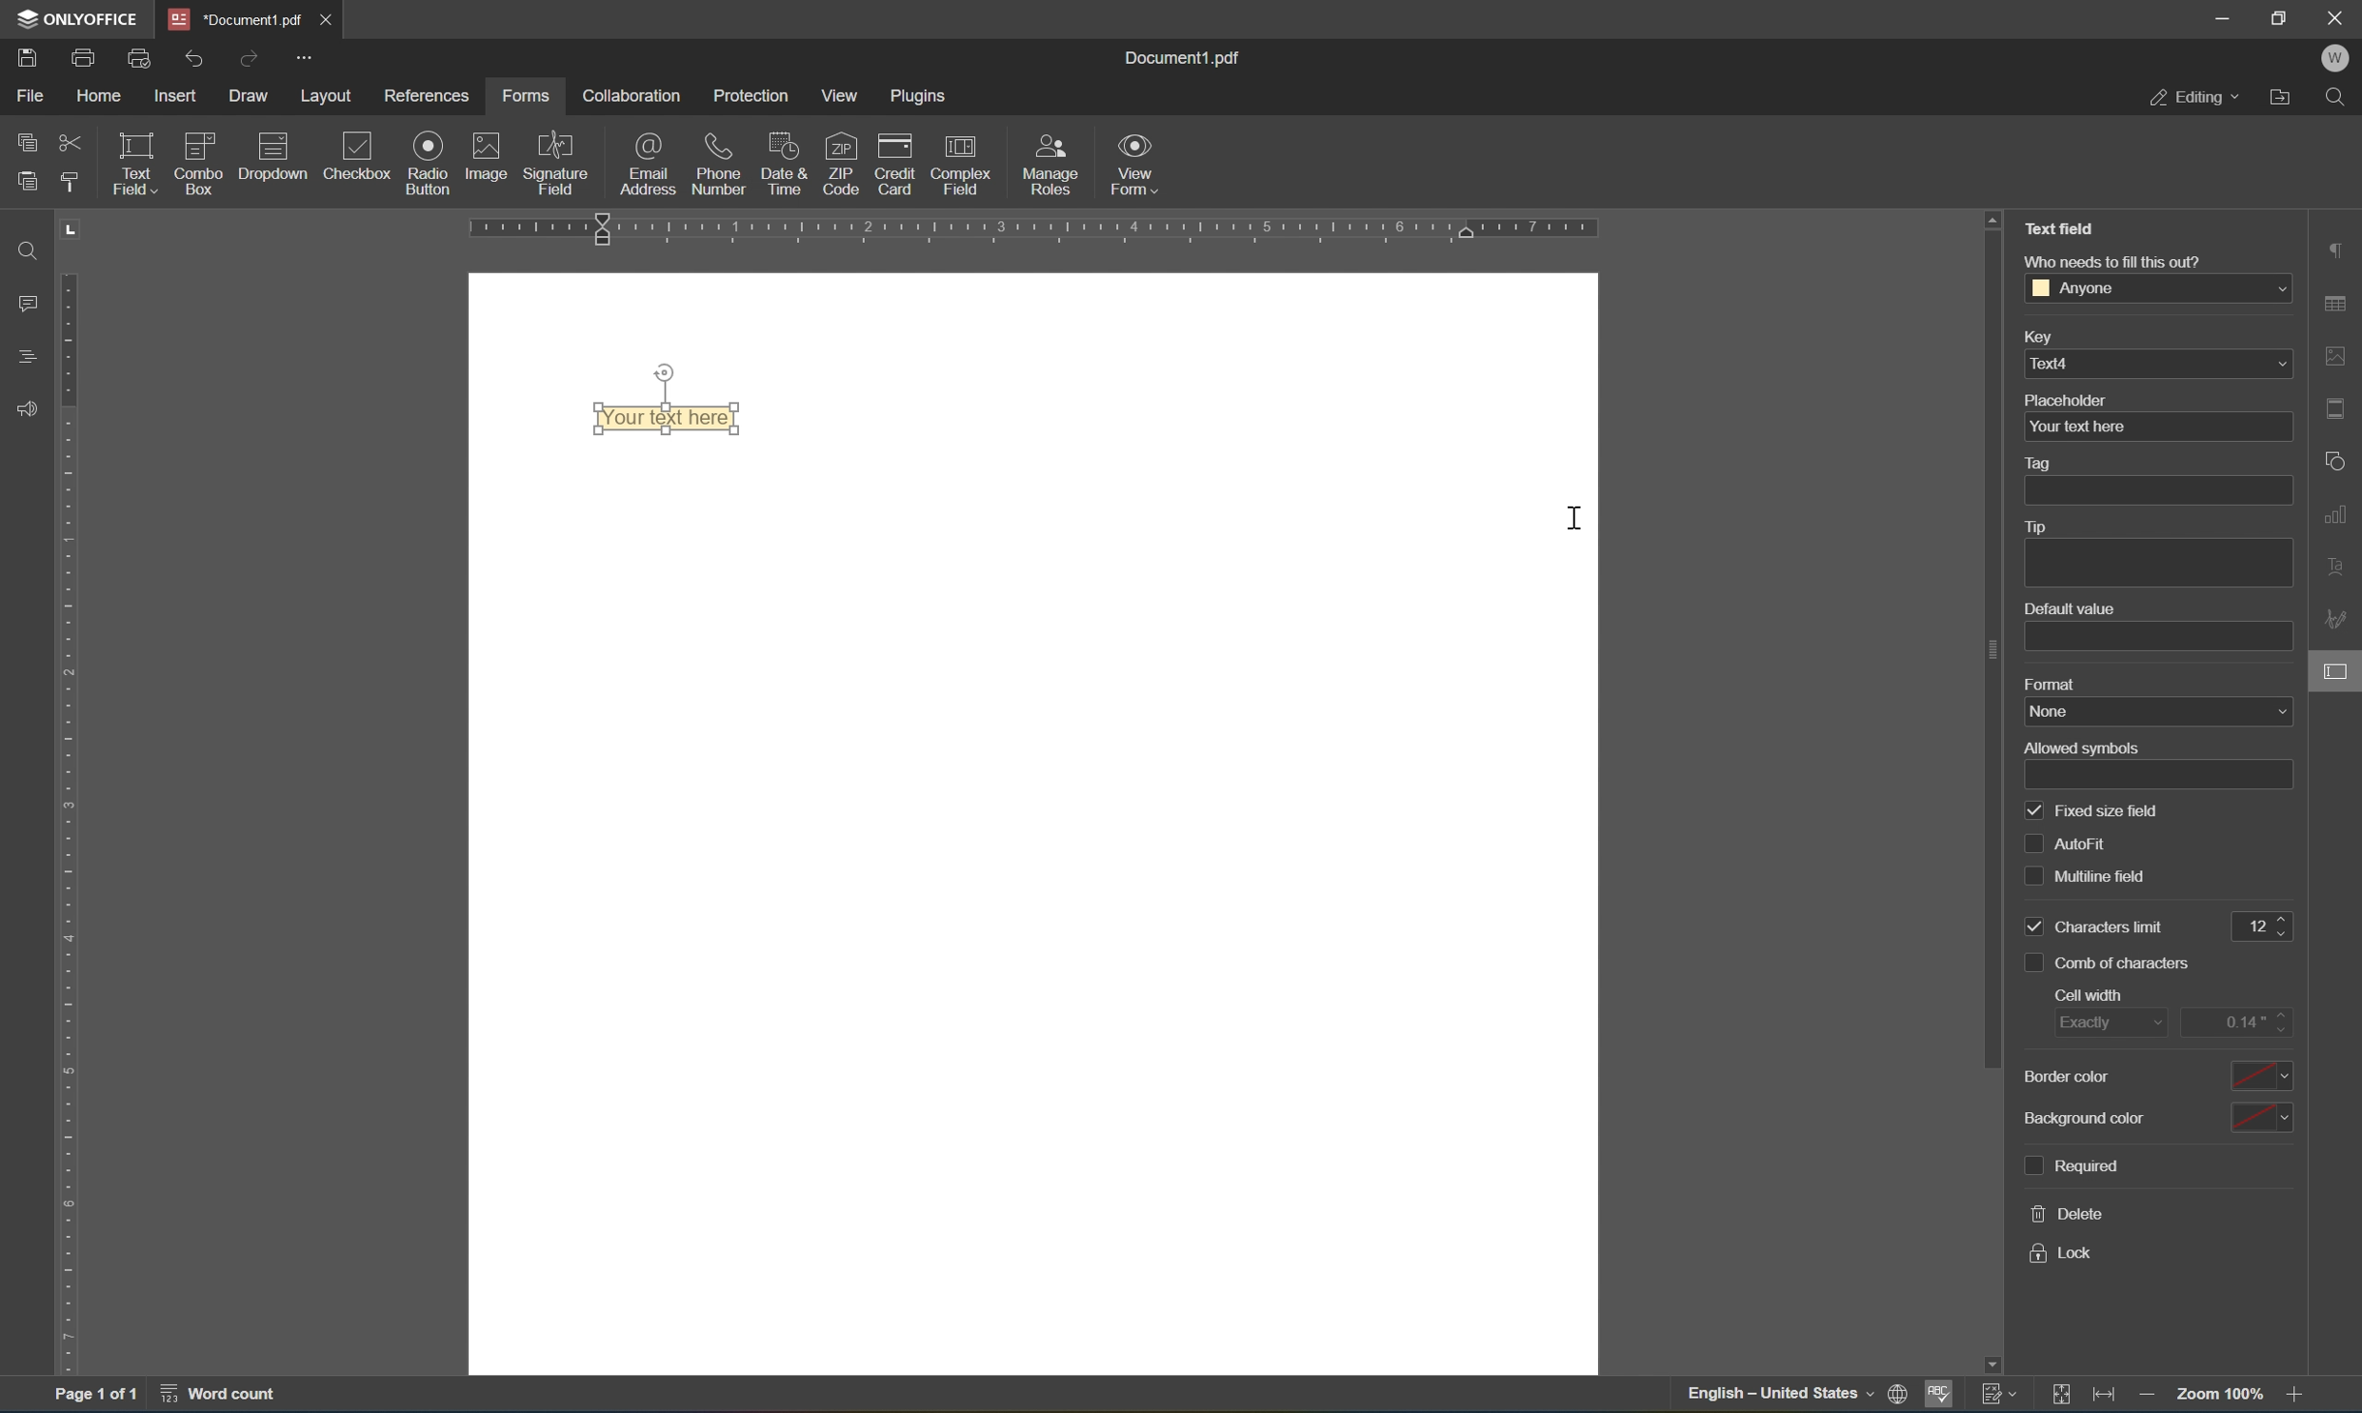 This screenshot has width=2362, height=1413. What do you see at coordinates (485, 162) in the screenshot?
I see `image` at bounding box center [485, 162].